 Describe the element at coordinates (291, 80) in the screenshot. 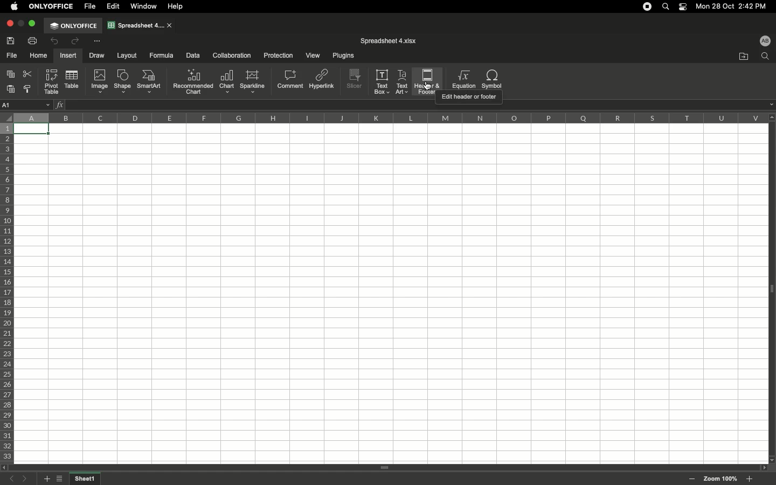

I see `Comment` at that location.